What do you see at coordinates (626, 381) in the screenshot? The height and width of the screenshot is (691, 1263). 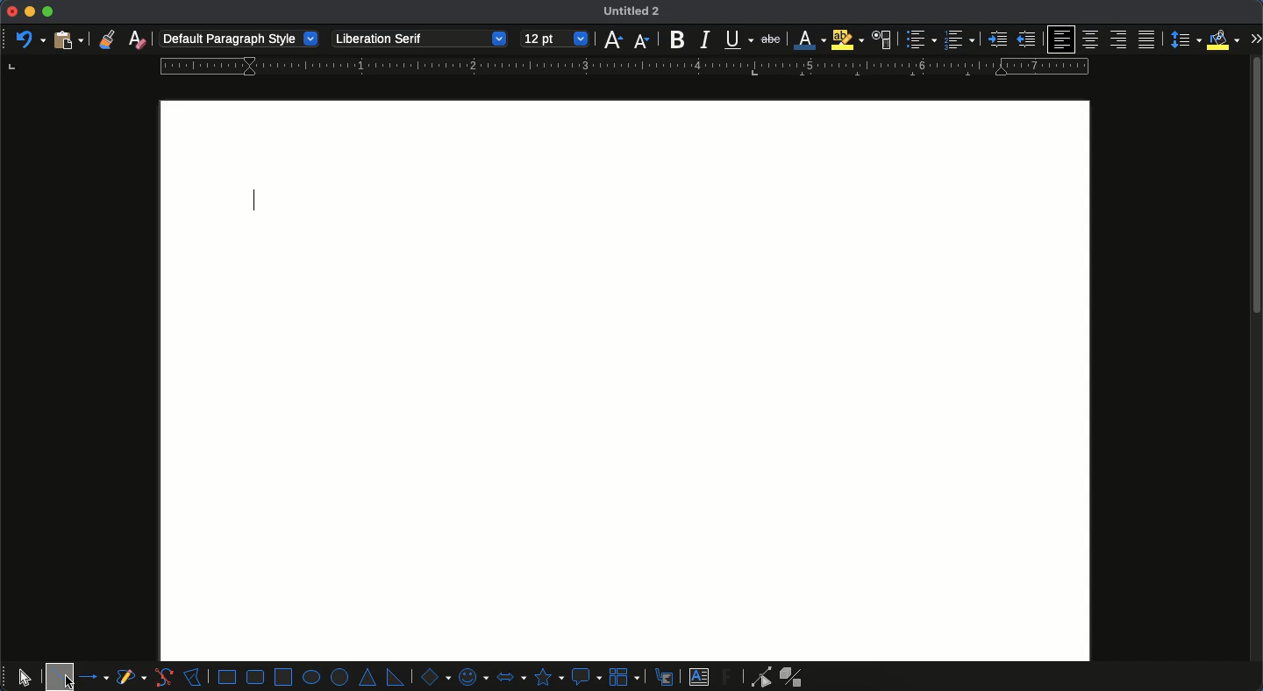 I see `page` at bounding box center [626, 381].